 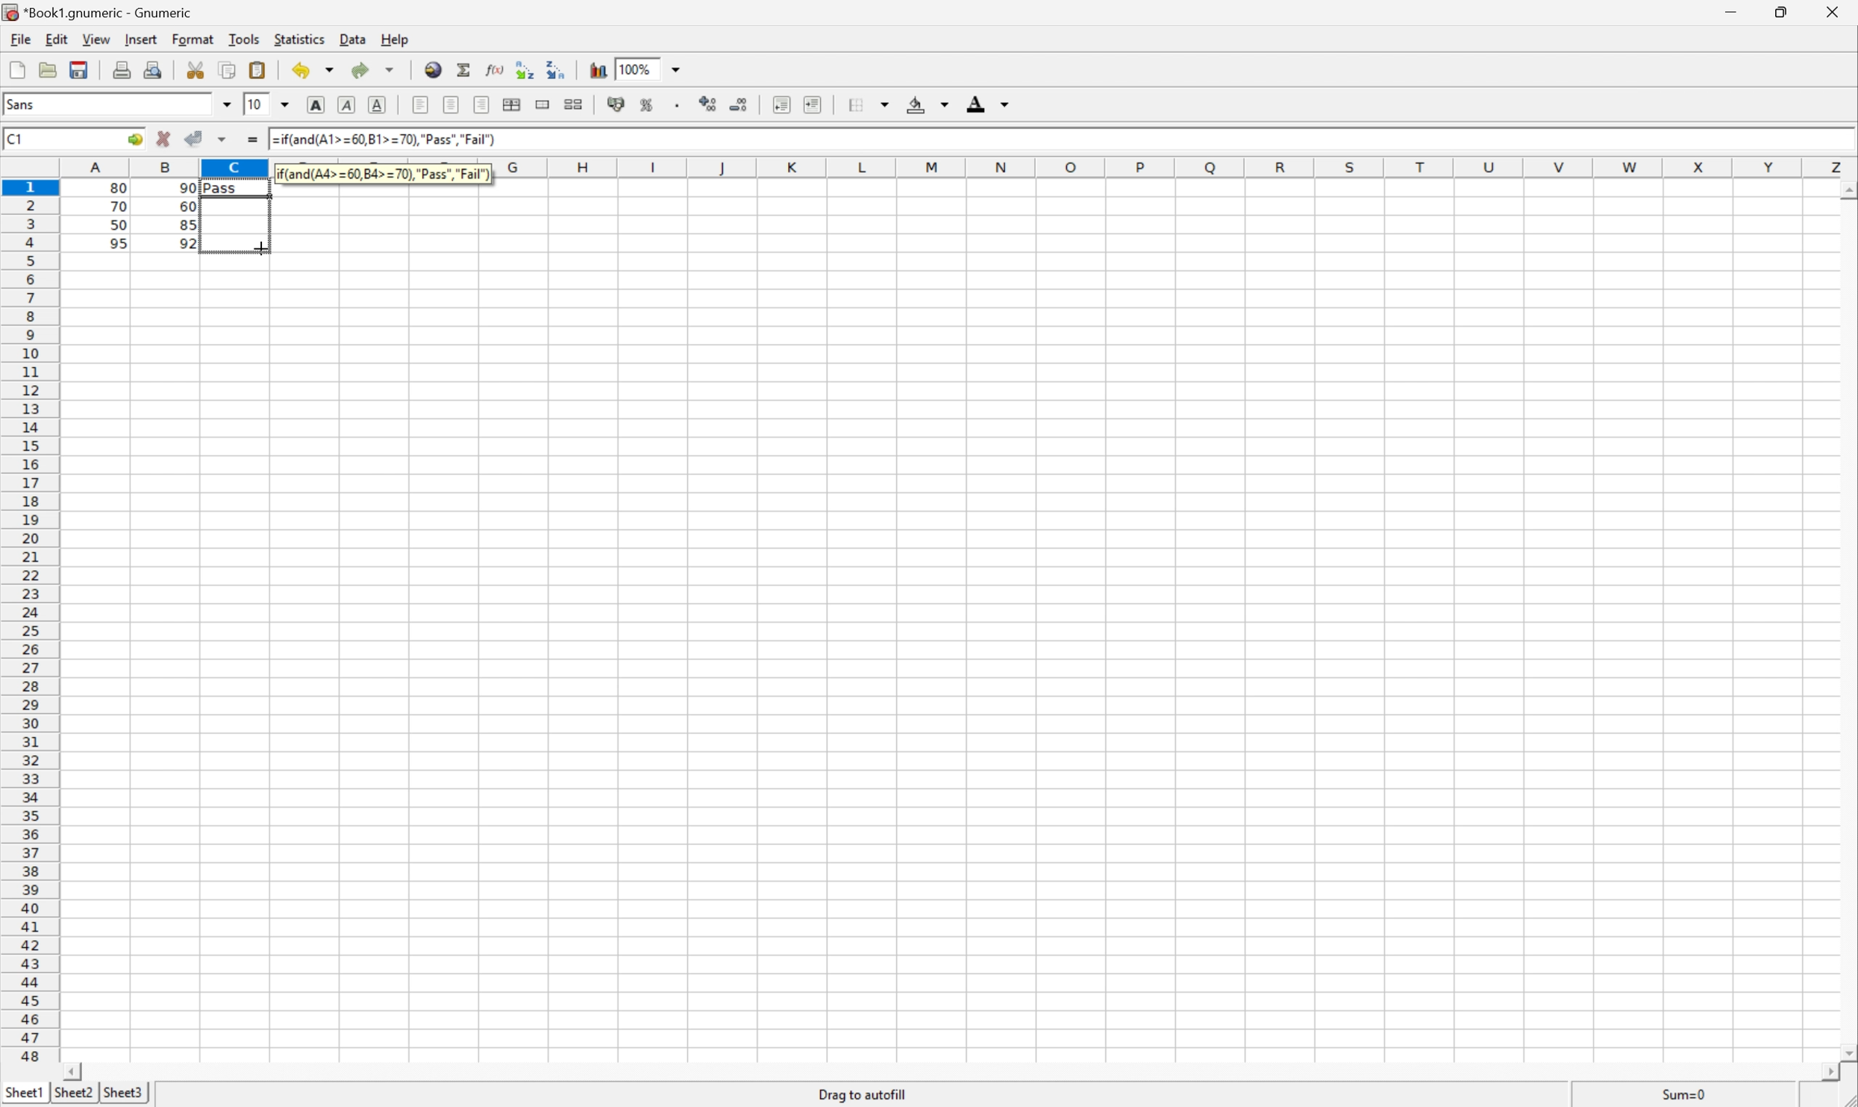 What do you see at coordinates (22, 103) in the screenshot?
I see `Sans` at bounding box center [22, 103].